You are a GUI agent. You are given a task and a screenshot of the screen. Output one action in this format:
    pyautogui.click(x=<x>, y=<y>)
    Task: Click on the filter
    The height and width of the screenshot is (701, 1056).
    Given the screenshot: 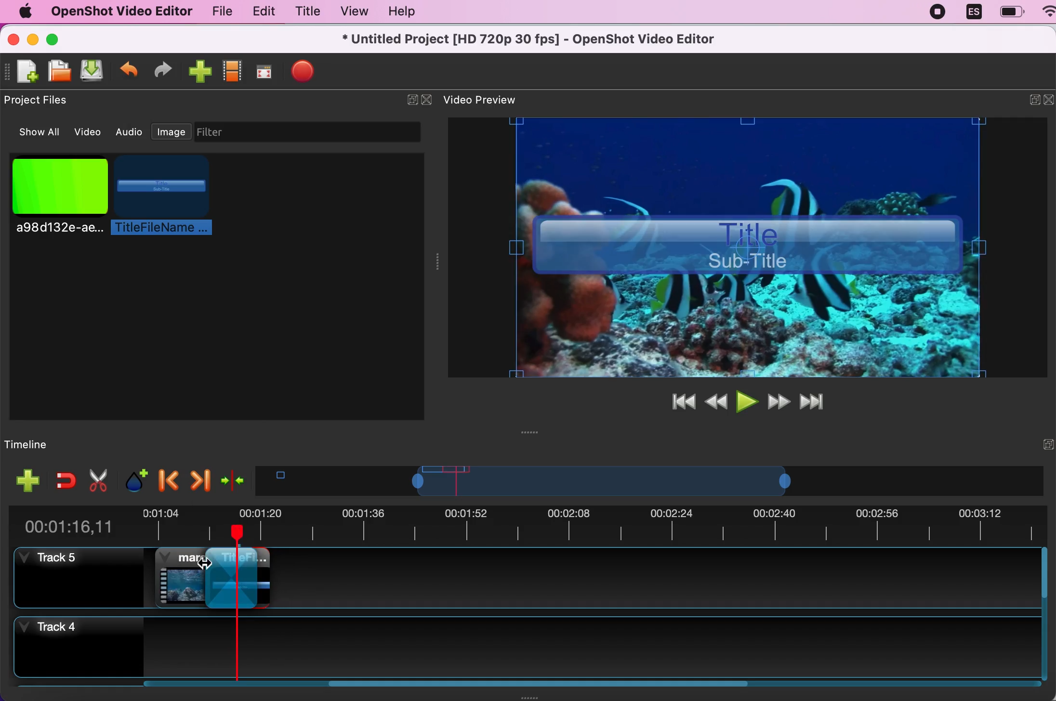 What is the action you would take?
    pyautogui.click(x=316, y=132)
    